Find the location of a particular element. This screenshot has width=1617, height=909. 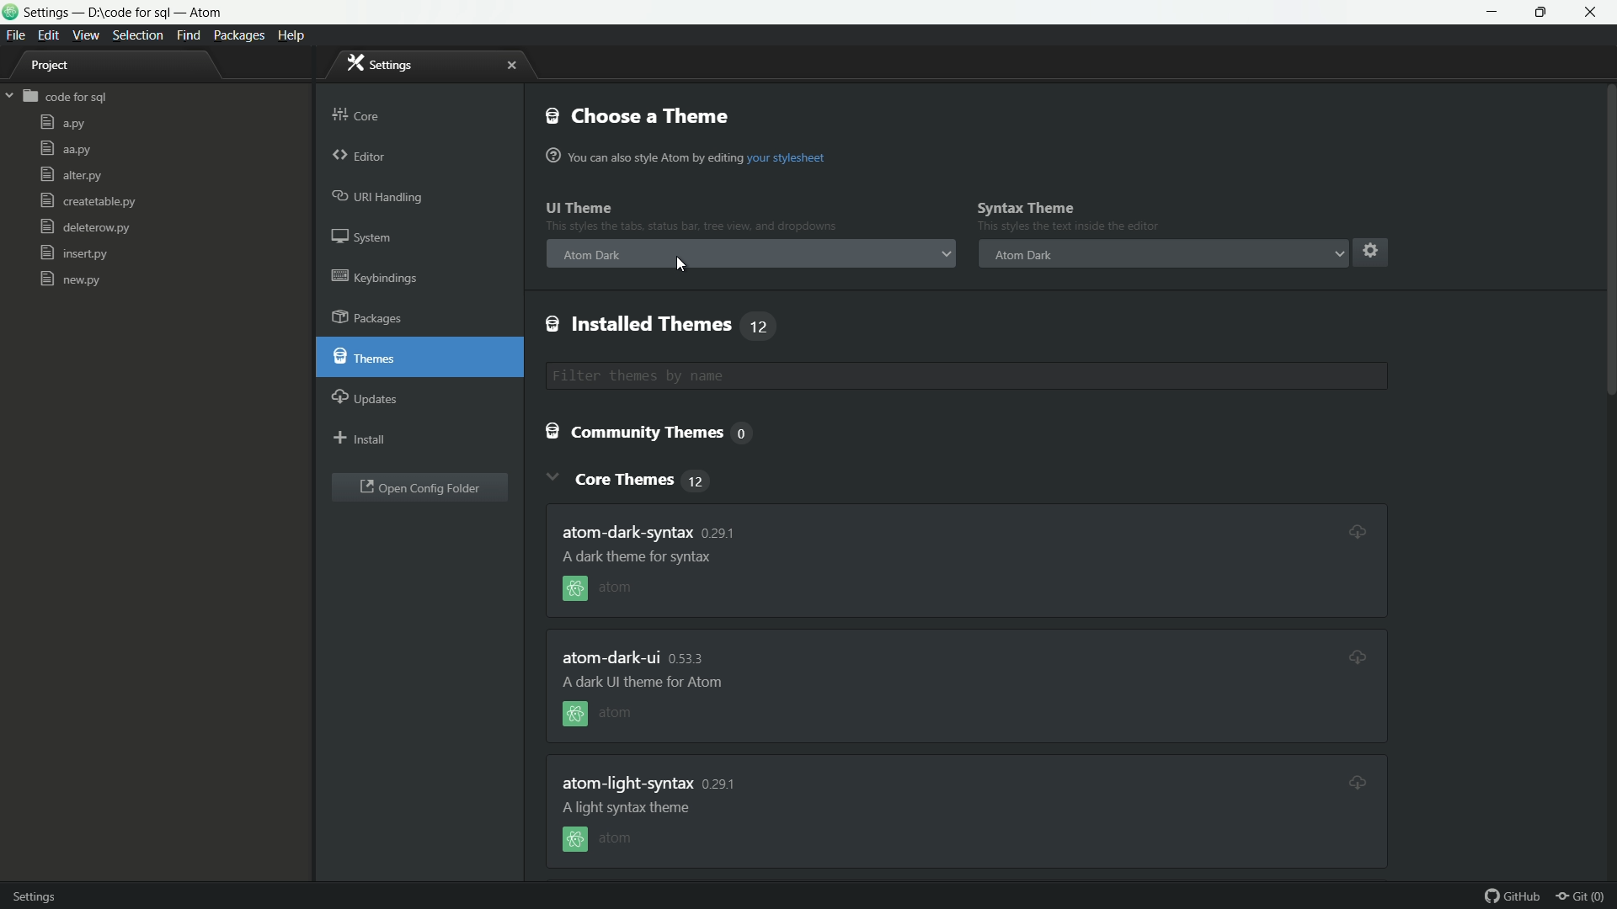

git (0) is located at coordinates (1585, 897).